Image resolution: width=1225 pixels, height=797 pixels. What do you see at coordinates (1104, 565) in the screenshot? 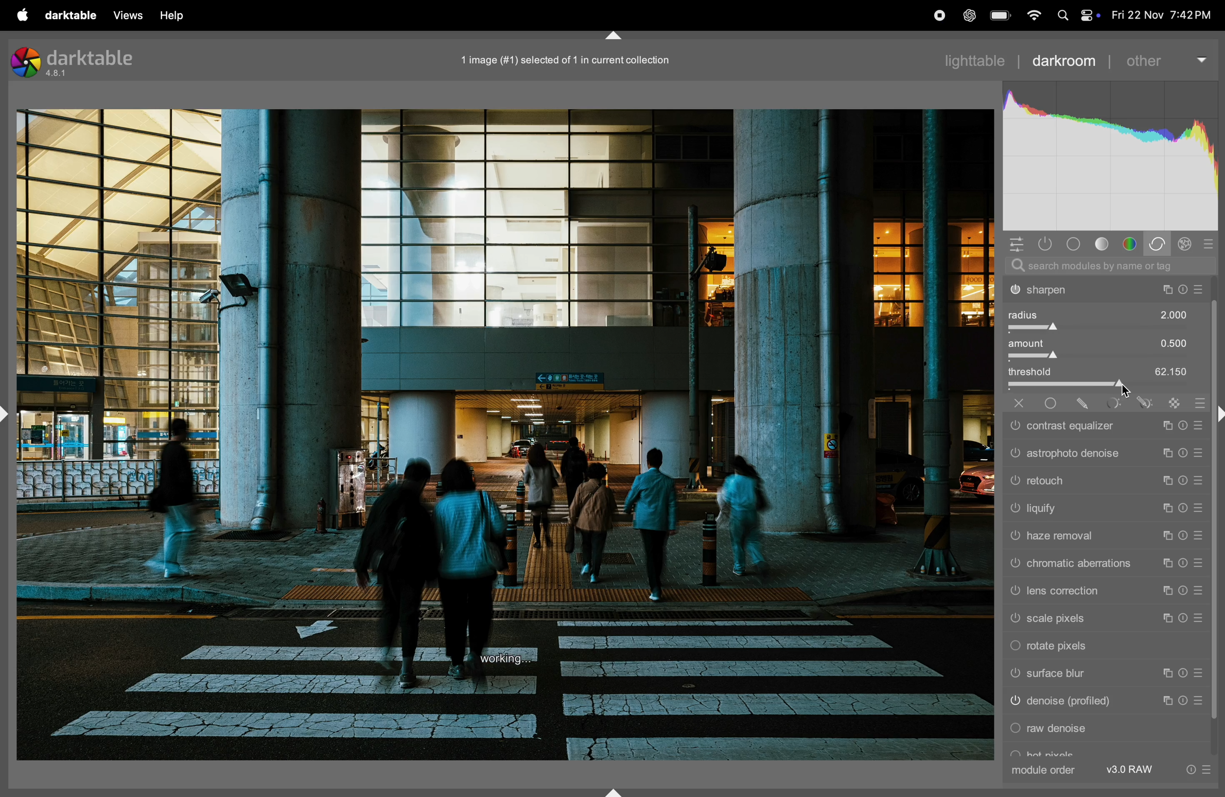
I see `chromatic abbretations` at bounding box center [1104, 565].